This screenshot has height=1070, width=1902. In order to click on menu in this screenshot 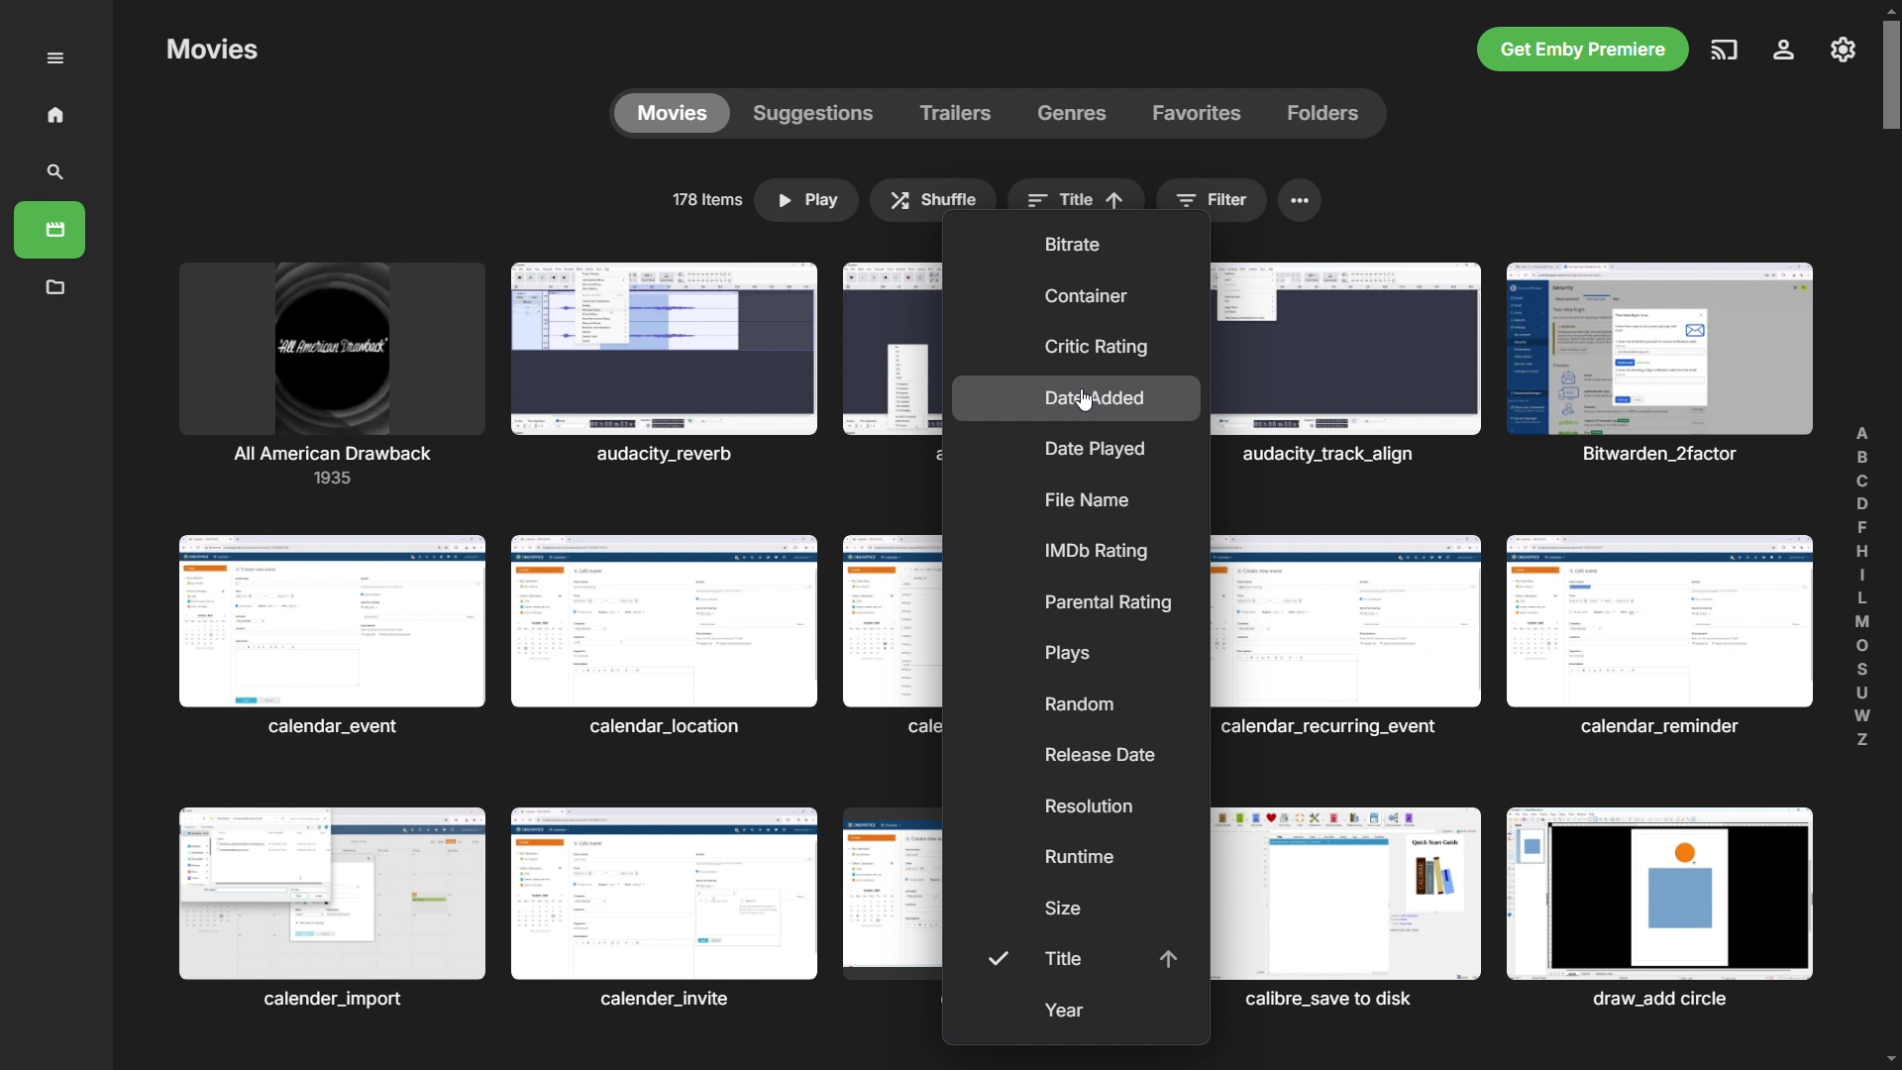, I will do `click(55, 55)`.